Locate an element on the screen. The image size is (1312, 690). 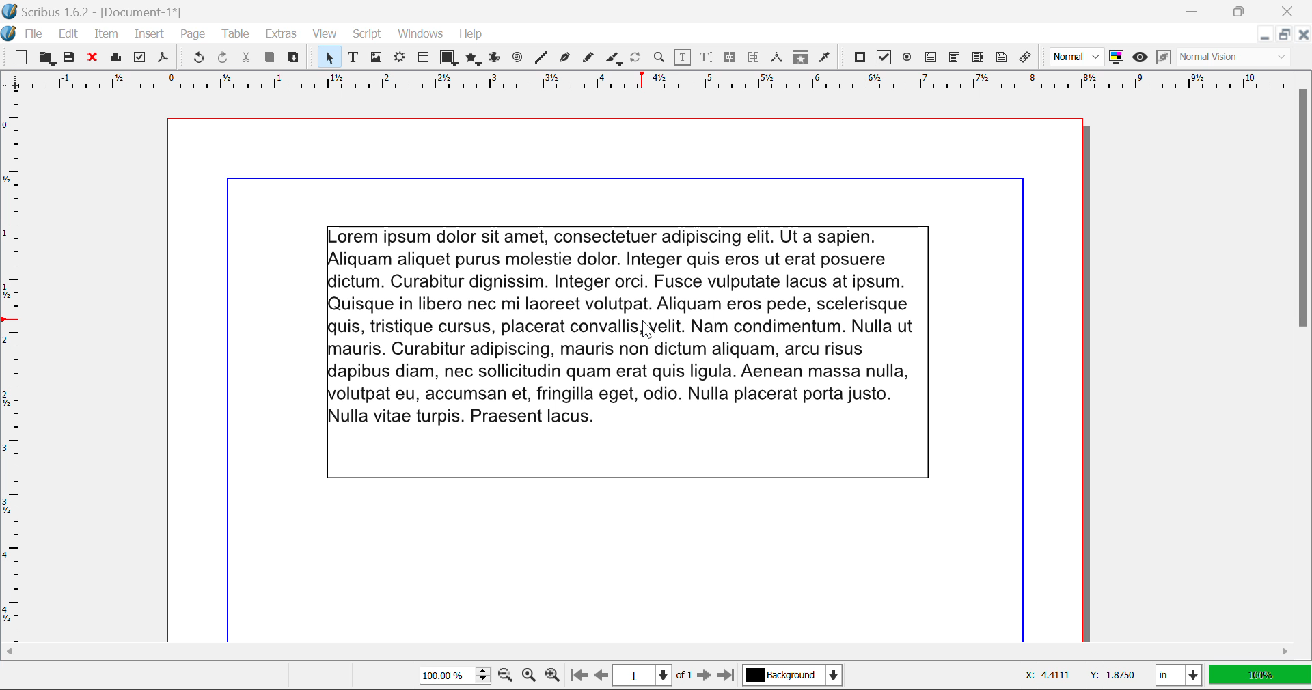
Cut is located at coordinates (245, 58).